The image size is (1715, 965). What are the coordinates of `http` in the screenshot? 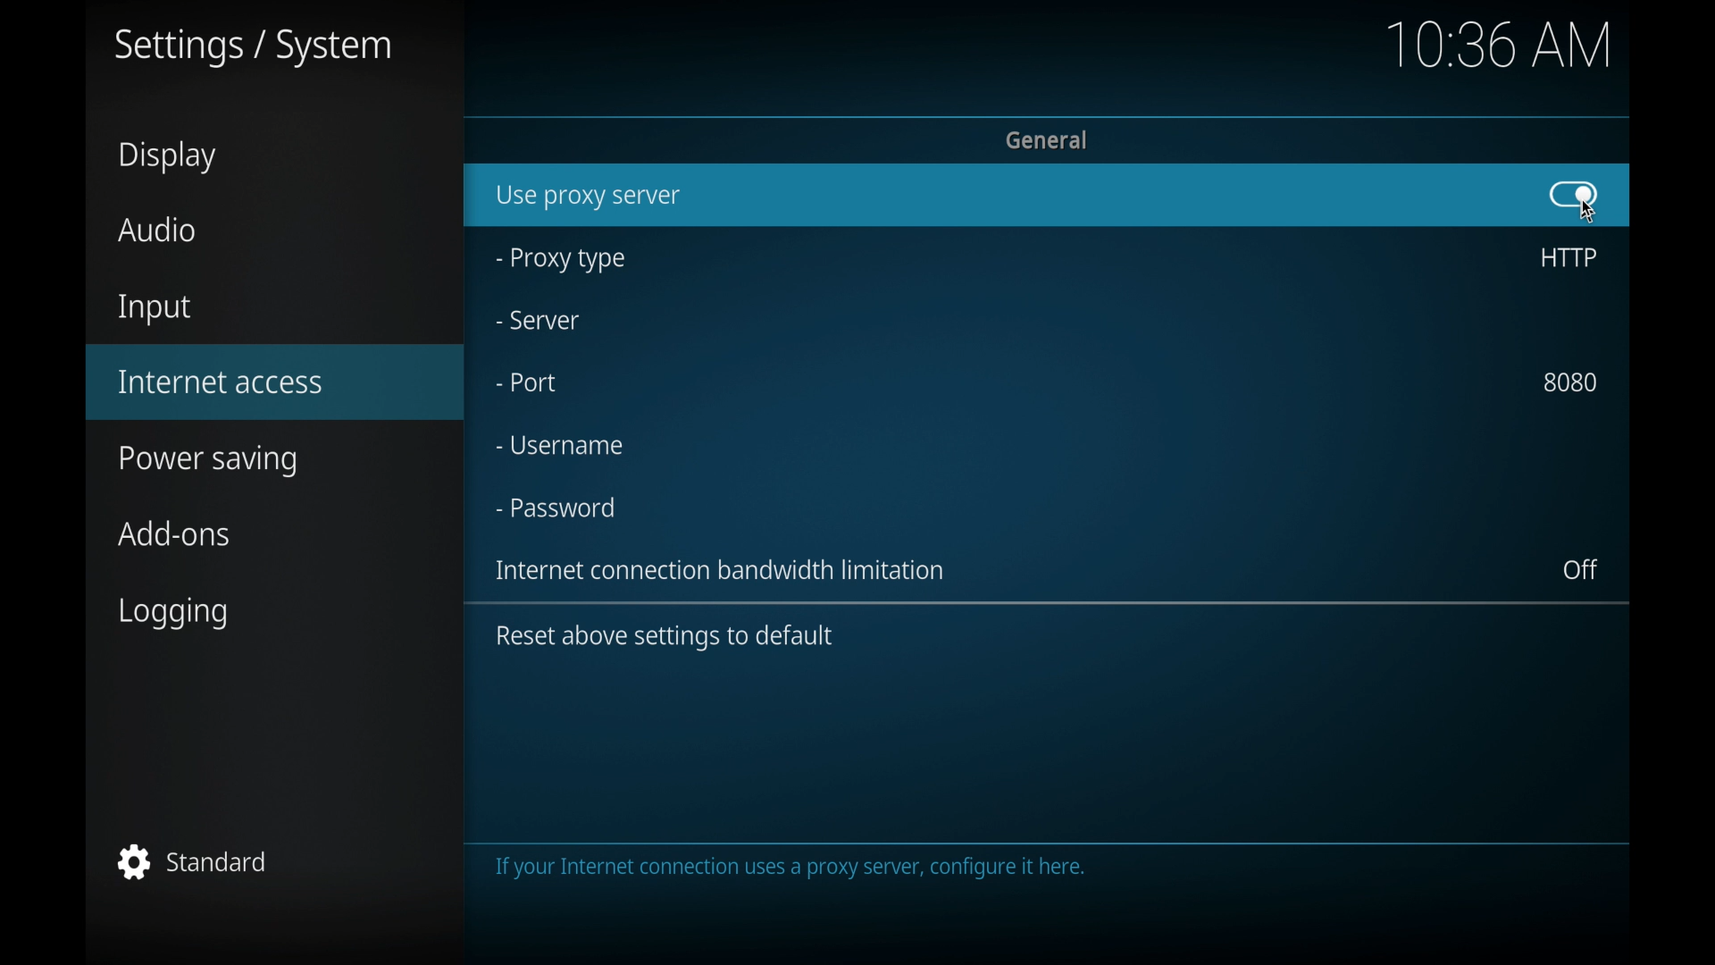 It's located at (1567, 257).